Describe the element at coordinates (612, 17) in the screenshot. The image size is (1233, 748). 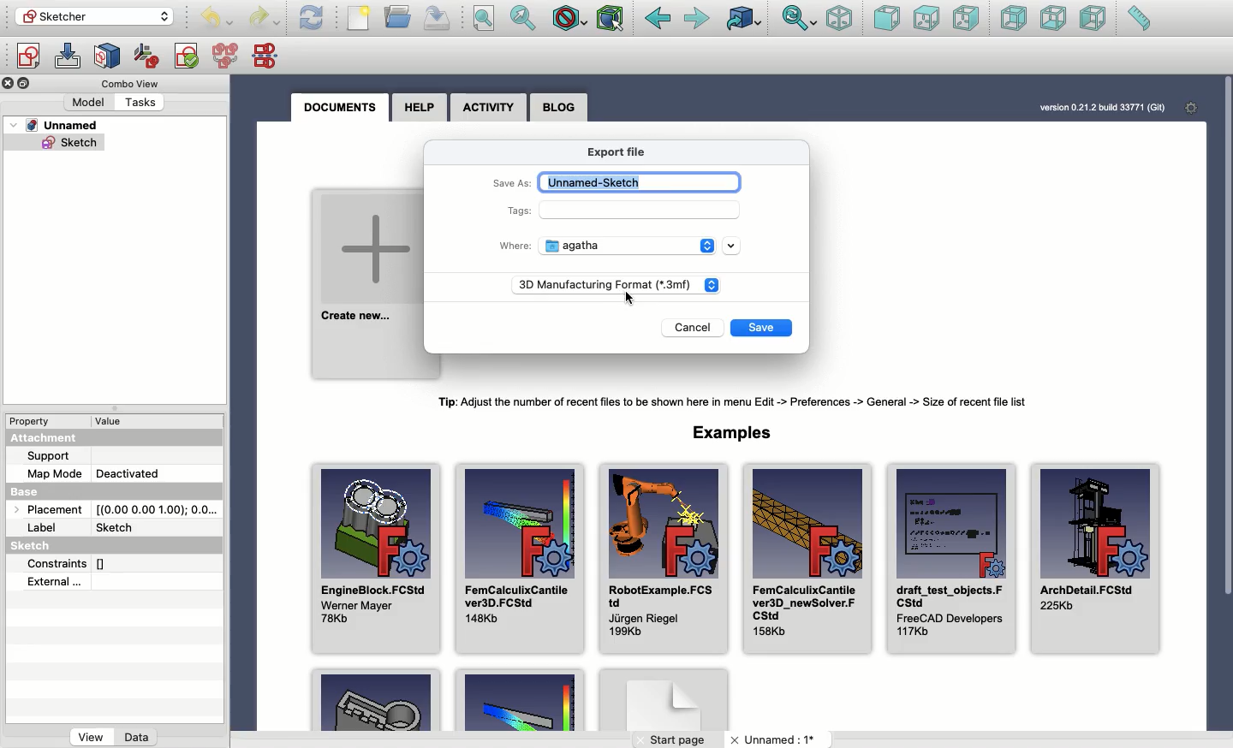
I see `Bounding box` at that location.